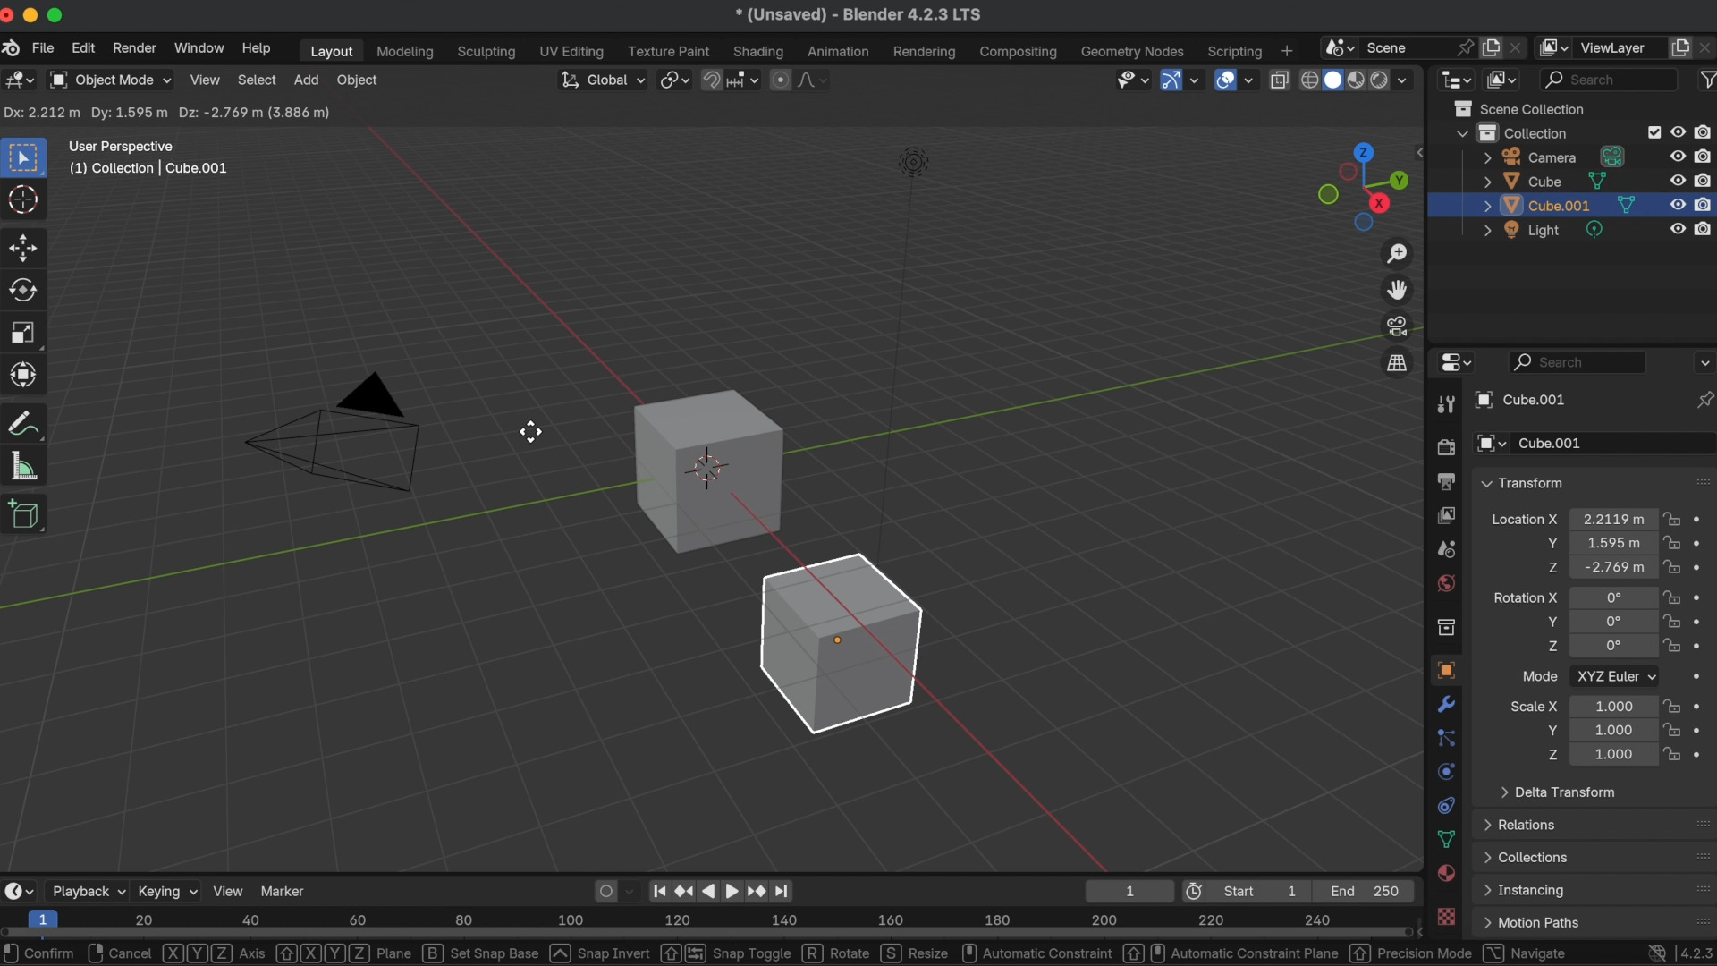  I want to click on rendering, so click(925, 52).